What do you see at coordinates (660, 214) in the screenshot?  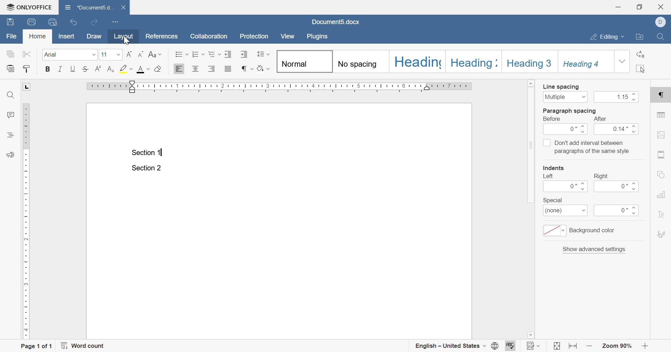 I see `text art settings` at bounding box center [660, 214].